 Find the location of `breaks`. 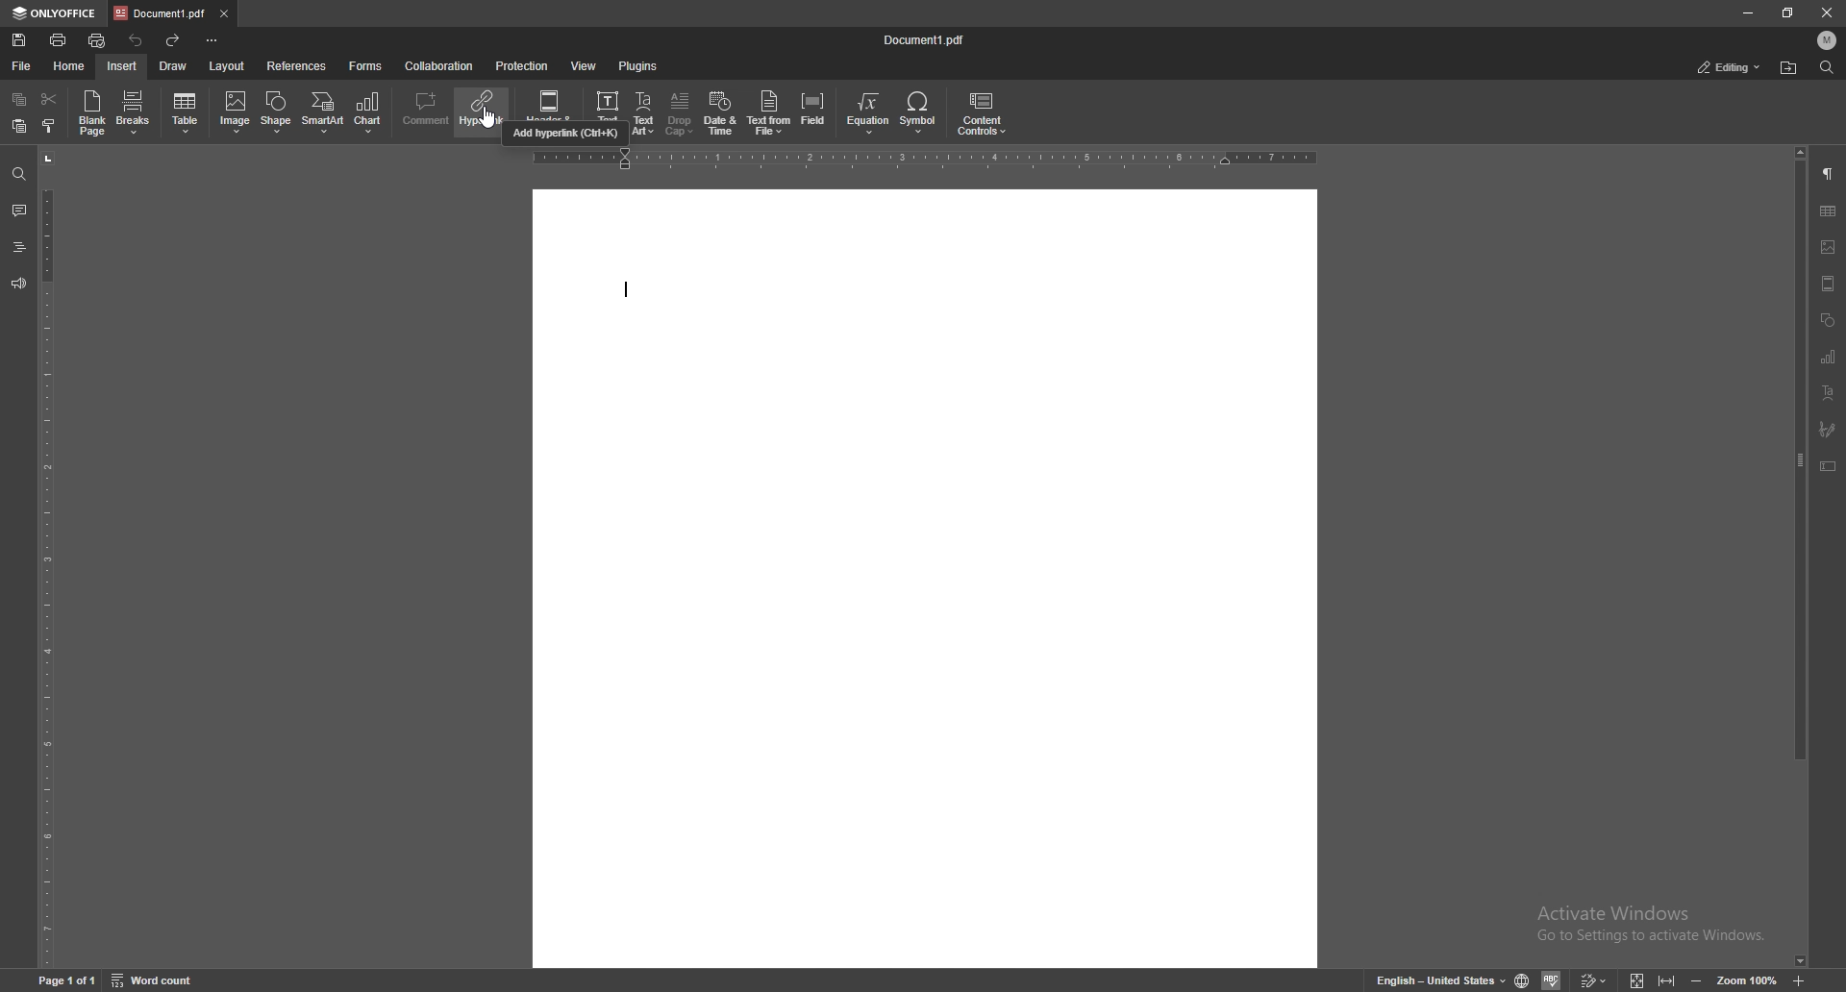

breaks is located at coordinates (134, 112).